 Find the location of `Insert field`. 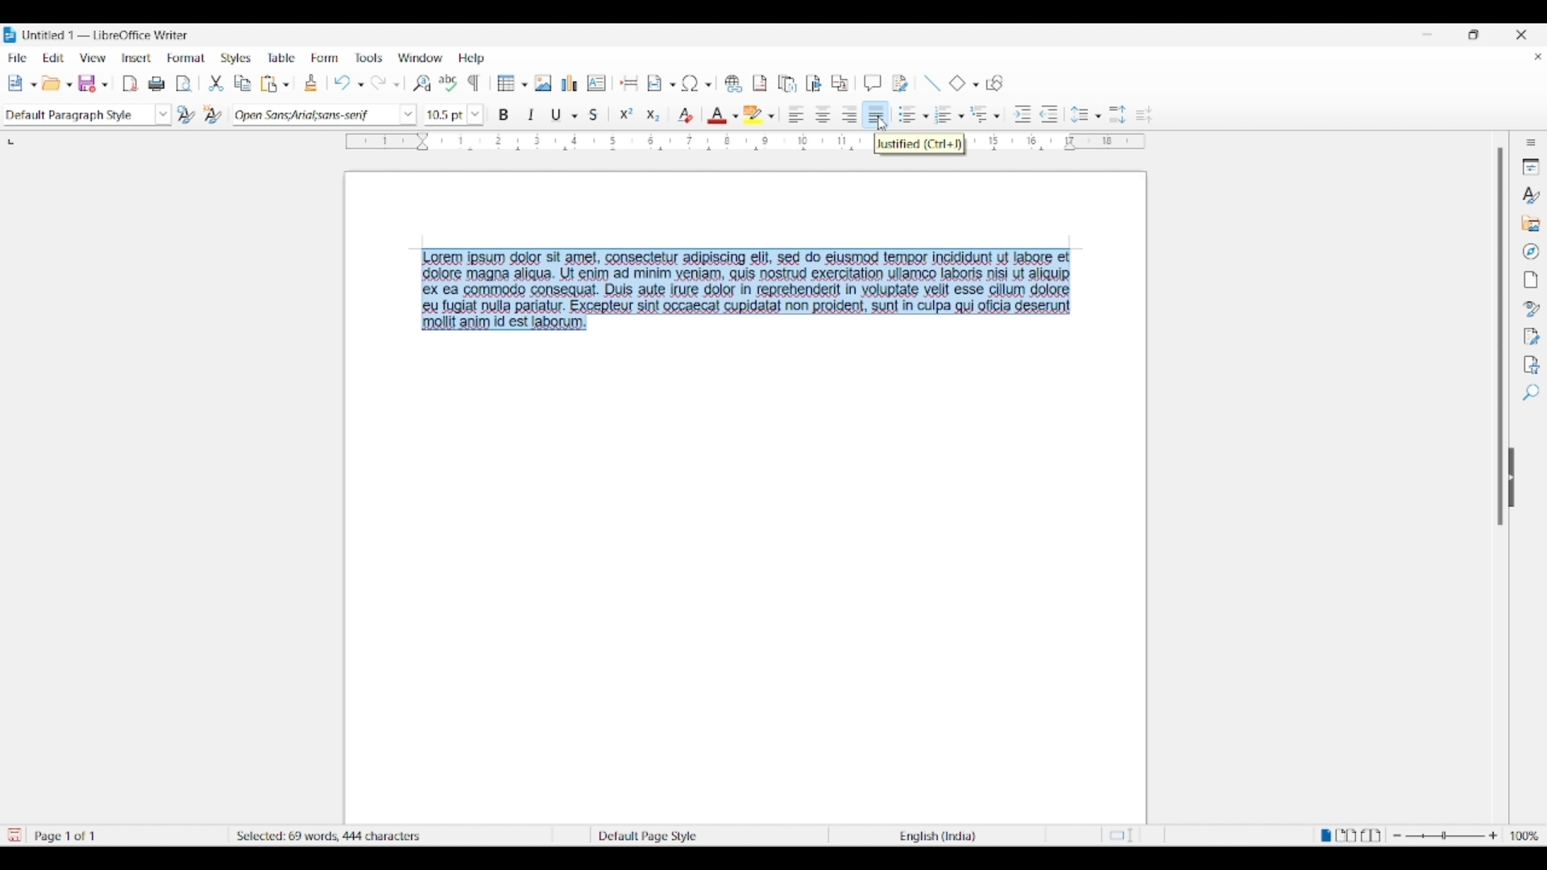

Insert field is located at coordinates (655, 84).